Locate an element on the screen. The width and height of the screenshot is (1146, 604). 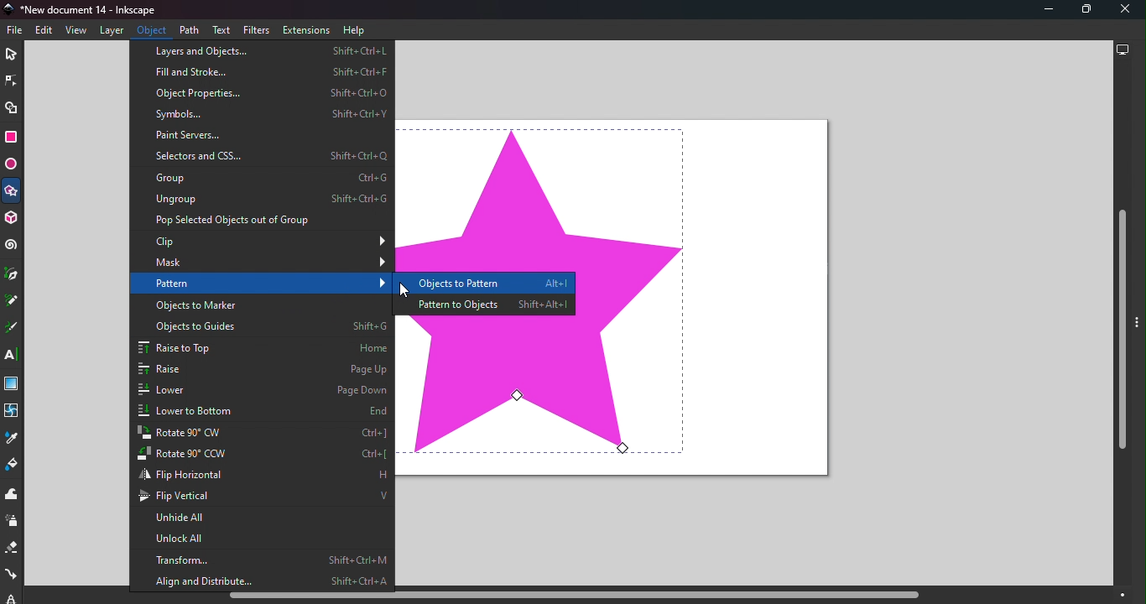
Symbols is located at coordinates (268, 113).